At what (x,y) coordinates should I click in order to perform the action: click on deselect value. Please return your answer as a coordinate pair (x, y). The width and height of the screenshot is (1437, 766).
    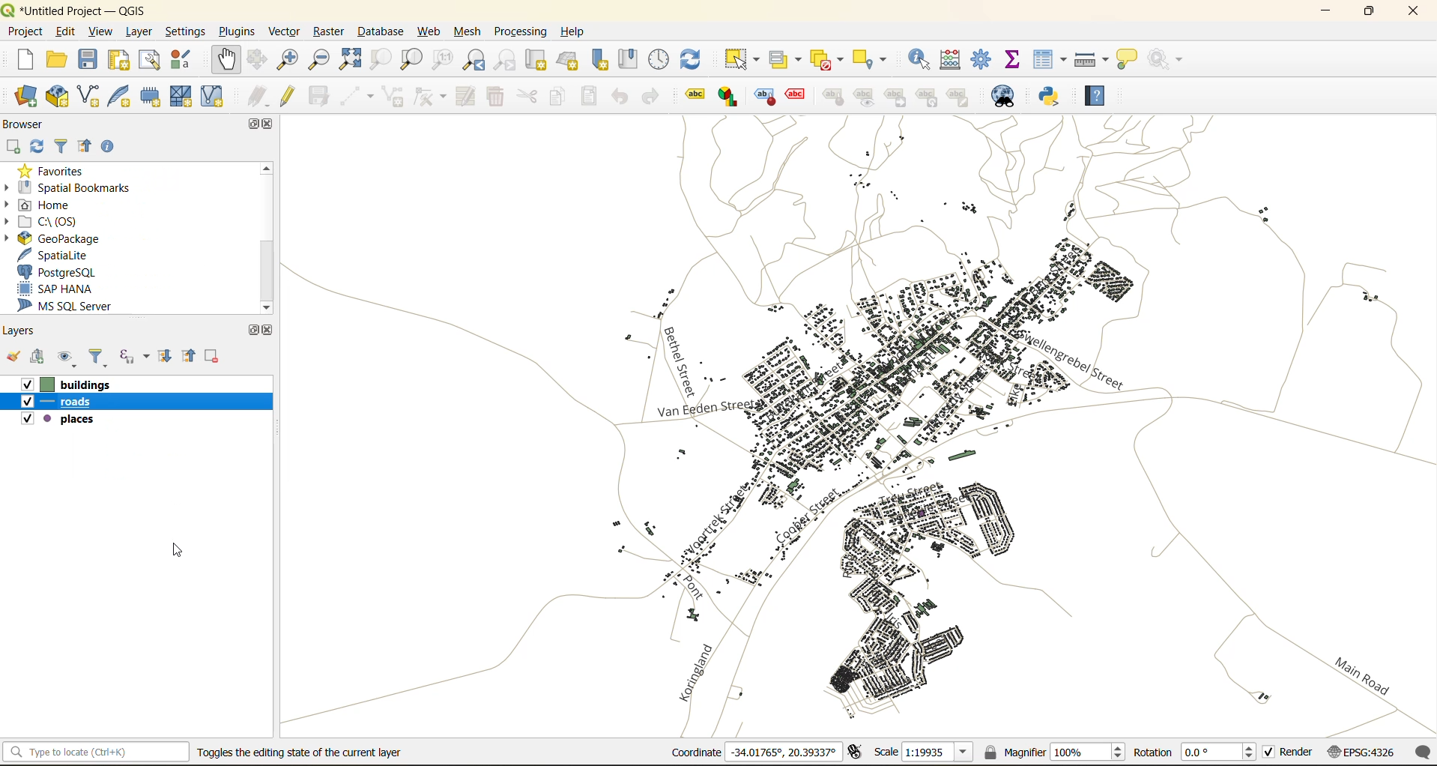
    Looking at the image, I should click on (830, 61).